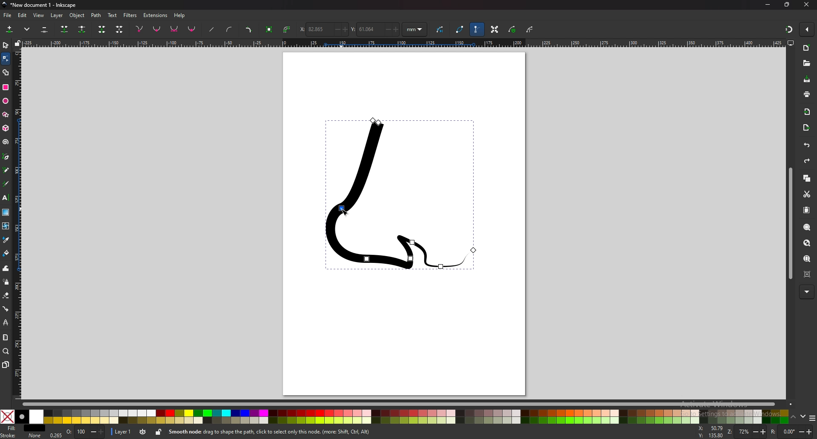 Image resolution: width=817 pixels, height=439 pixels. Describe the element at coordinates (807, 127) in the screenshot. I see `export` at that location.